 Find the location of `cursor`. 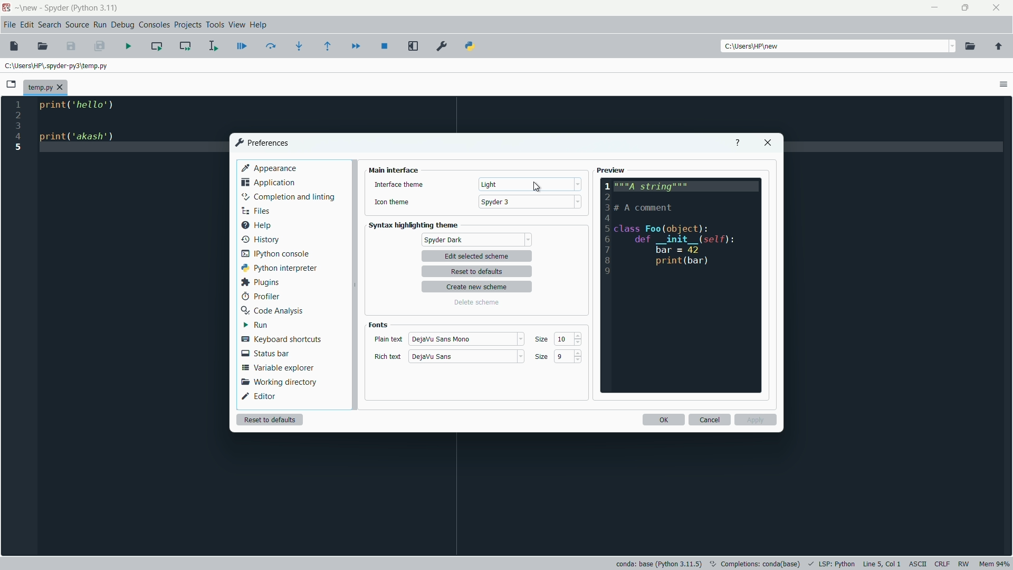

cursor is located at coordinates (535, 185).